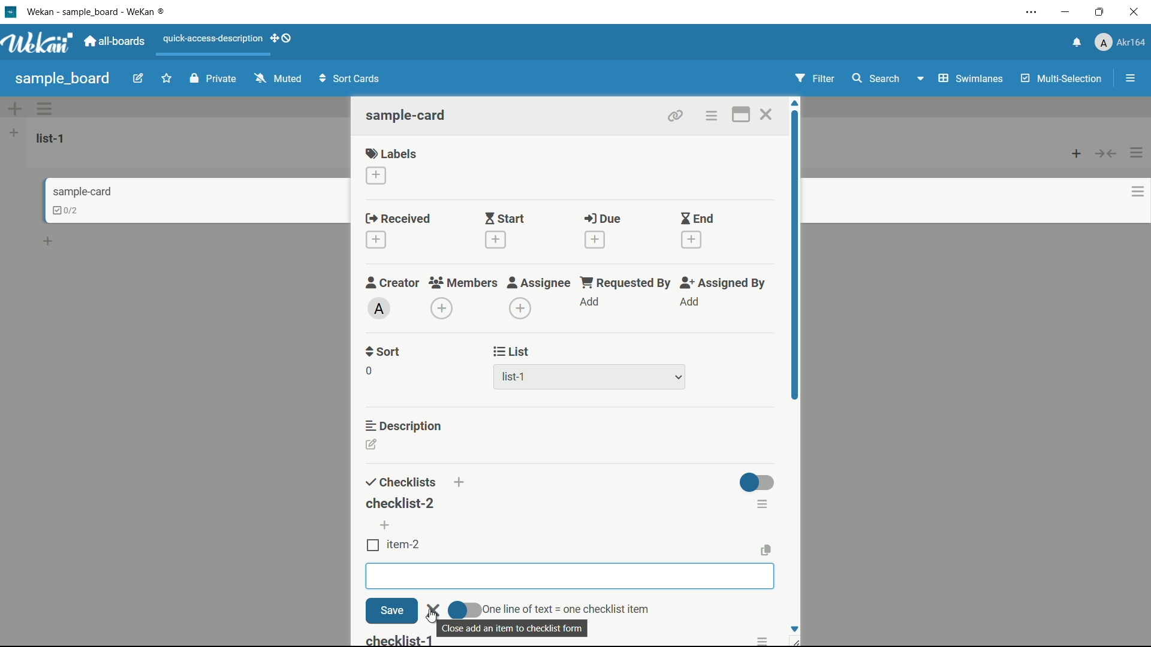 Image resolution: width=1151 pixels, height=647 pixels. Describe the element at coordinates (875, 78) in the screenshot. I see `search` at that location.